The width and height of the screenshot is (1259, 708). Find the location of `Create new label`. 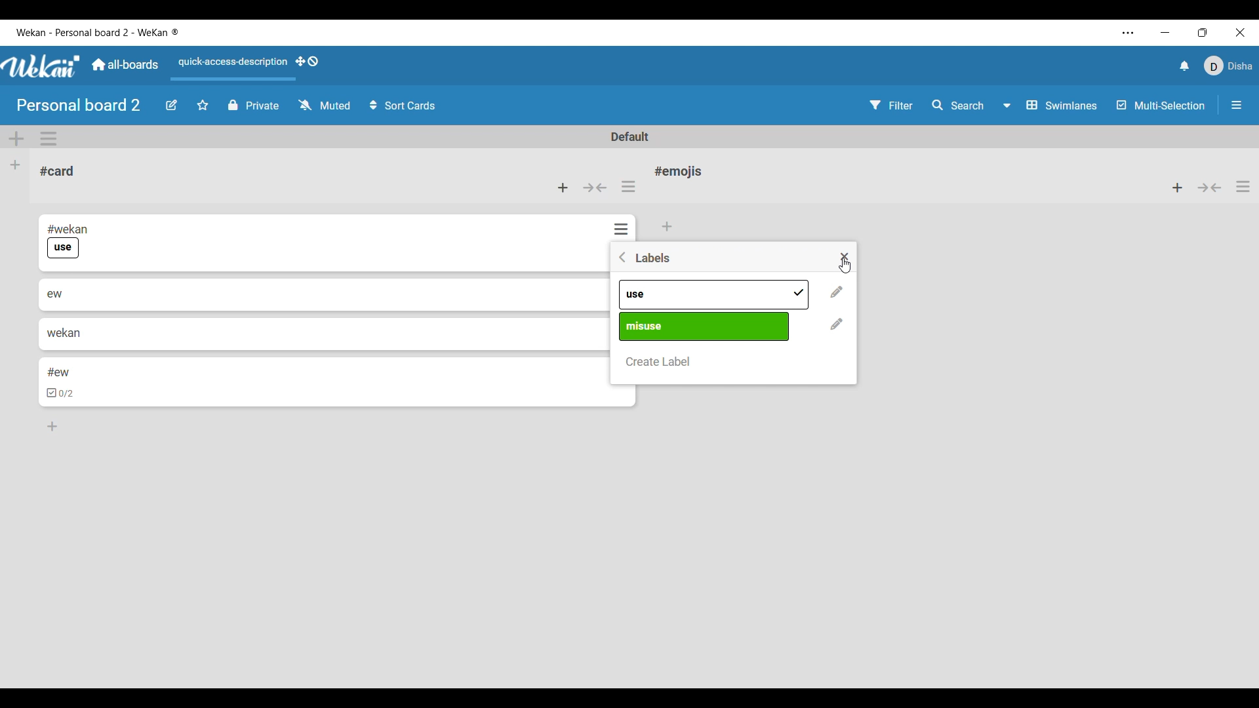

Create new label is located at coordinates (659, 362).